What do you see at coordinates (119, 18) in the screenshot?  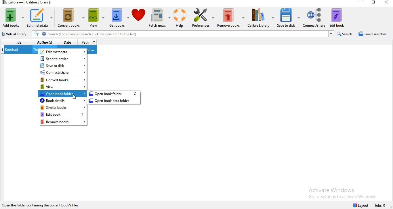 I see `get books` at bounding box center [119, 18].